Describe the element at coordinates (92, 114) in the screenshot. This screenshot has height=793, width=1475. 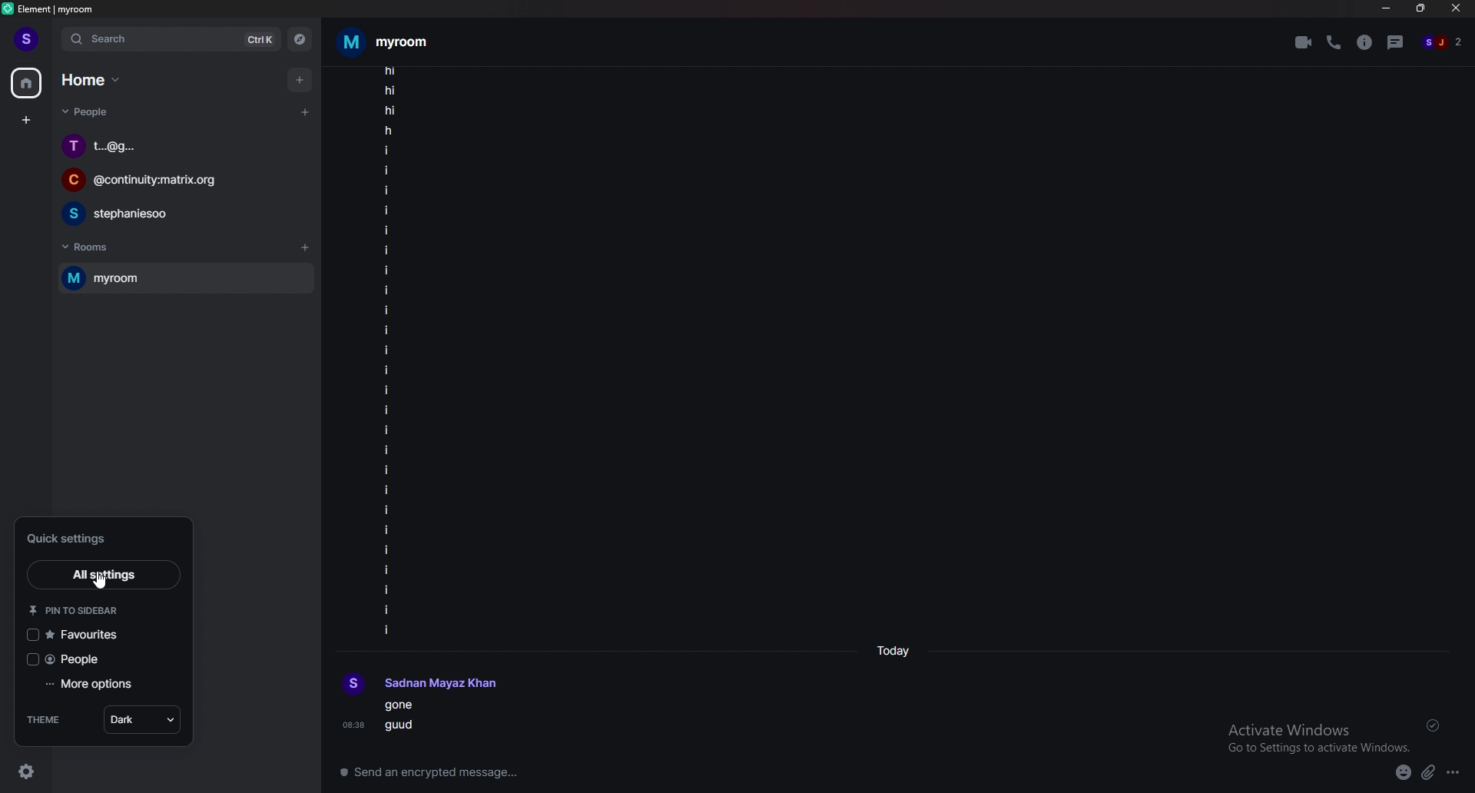
I see `People` at that location.